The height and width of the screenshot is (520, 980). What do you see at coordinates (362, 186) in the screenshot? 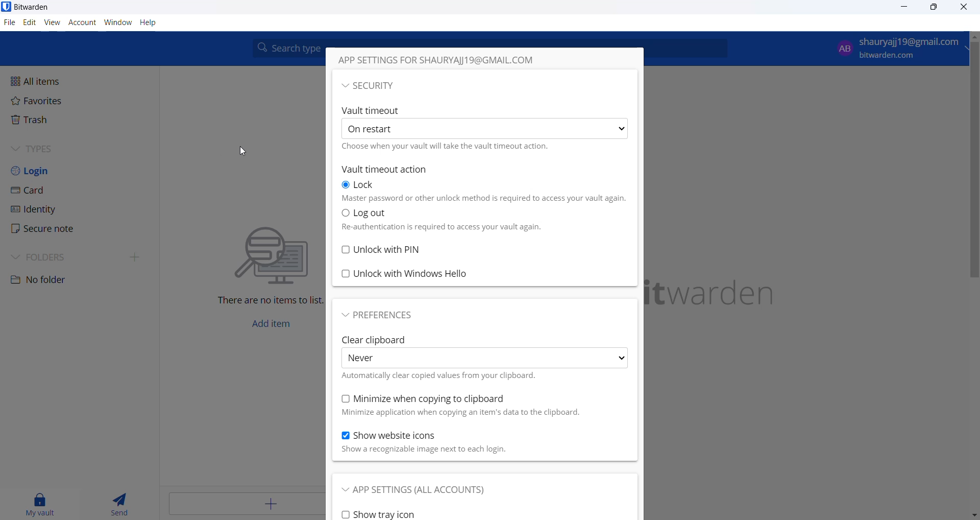
I see `lock` at bounding box center [362, 186].